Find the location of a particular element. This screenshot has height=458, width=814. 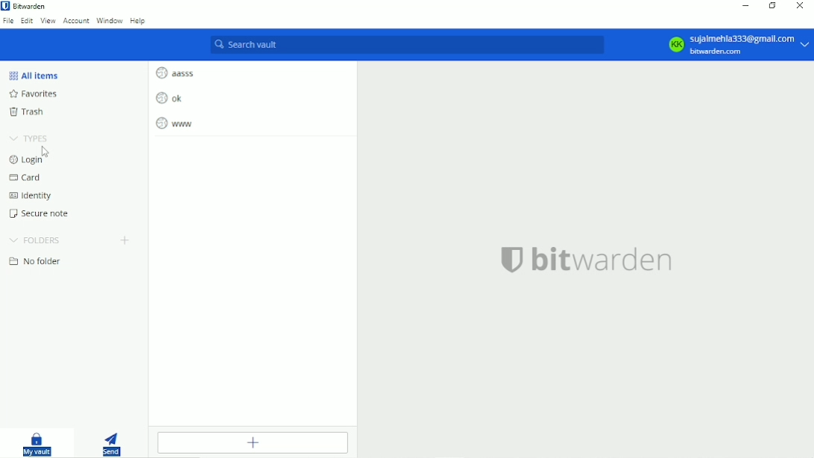

Account is located at coordinates (733, 45).